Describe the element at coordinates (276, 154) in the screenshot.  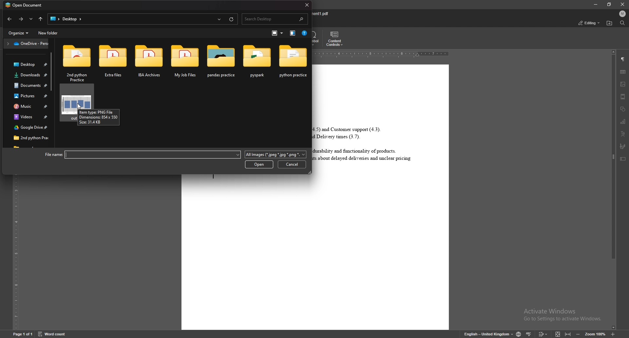
I see `extension` at that location.